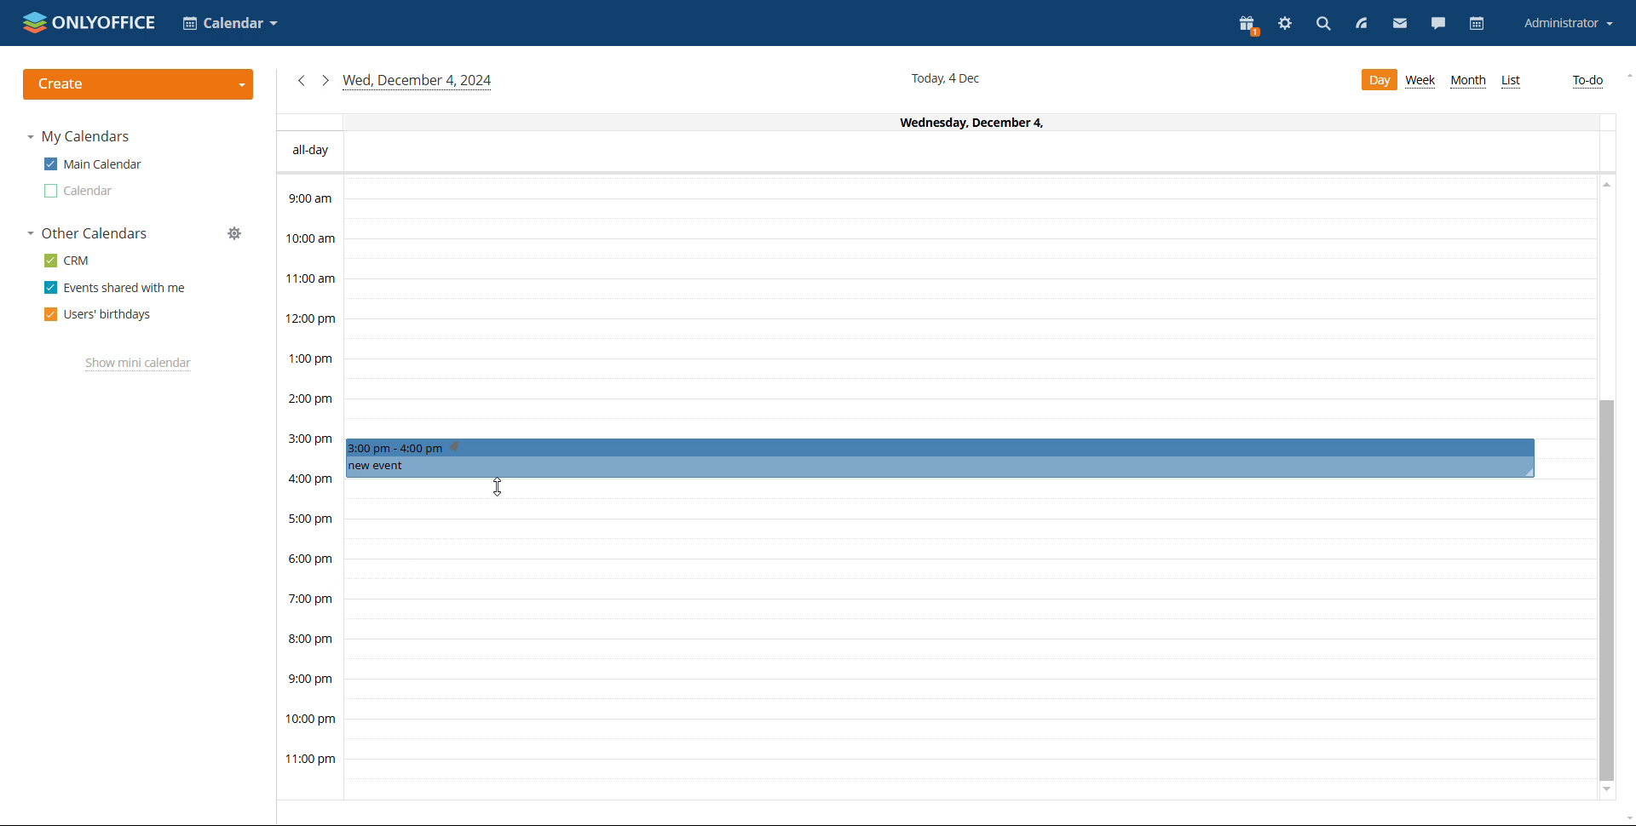 The image size is (1636, 826). I want to click on users' birthdays, so click(98, 314).